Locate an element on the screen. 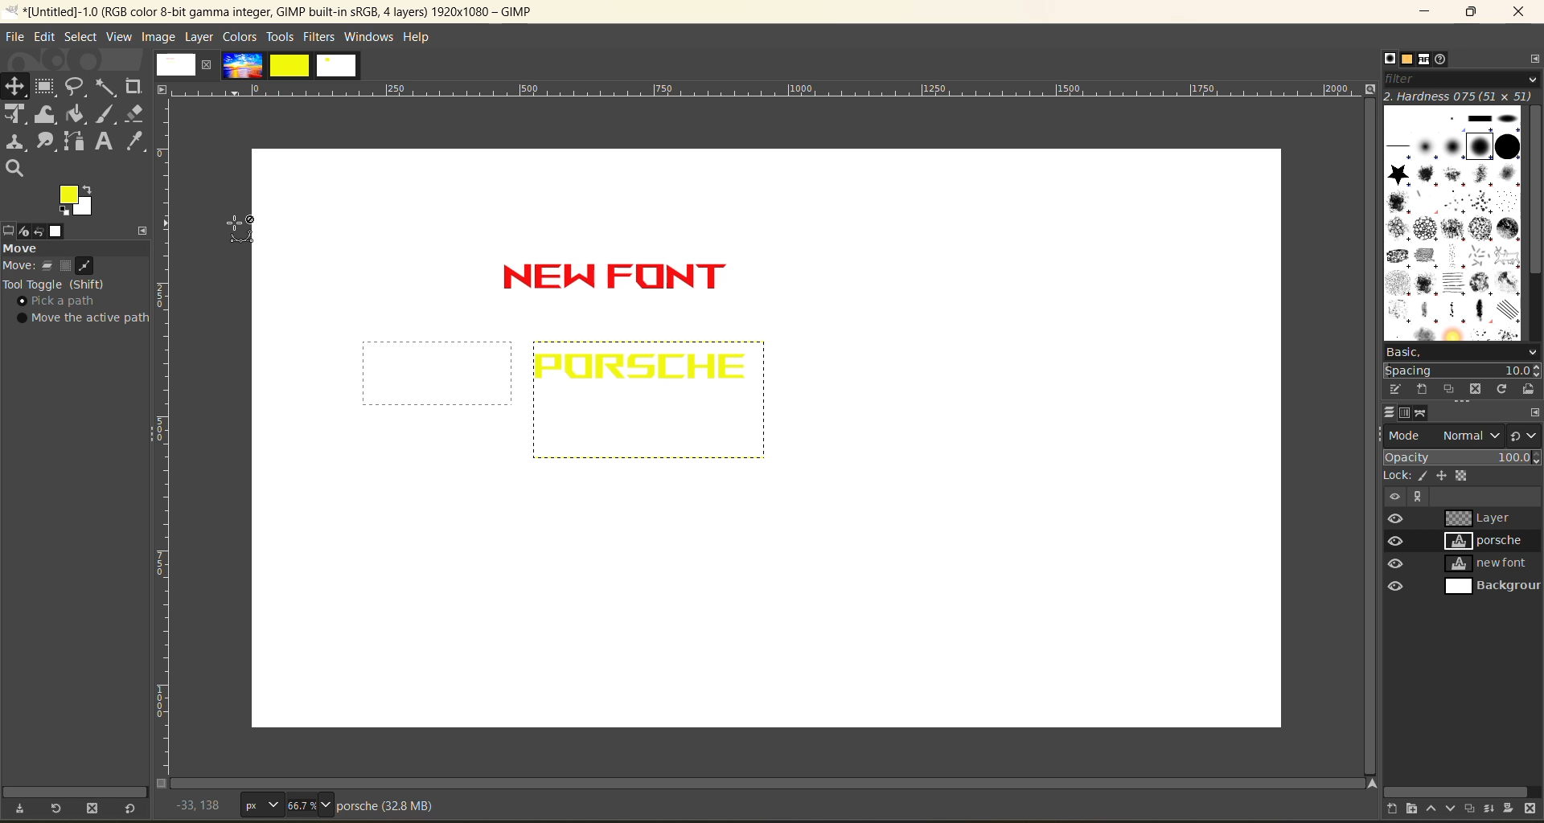 The width and height of the screenshot is (1544, 823). move is located at coordinates (72, 272).